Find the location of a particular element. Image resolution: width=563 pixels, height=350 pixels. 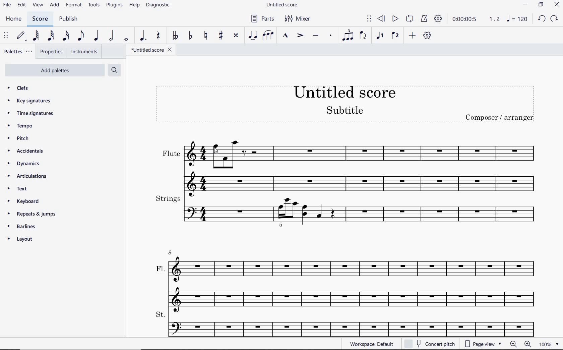

keyboard is located at coordinates (25, 201).